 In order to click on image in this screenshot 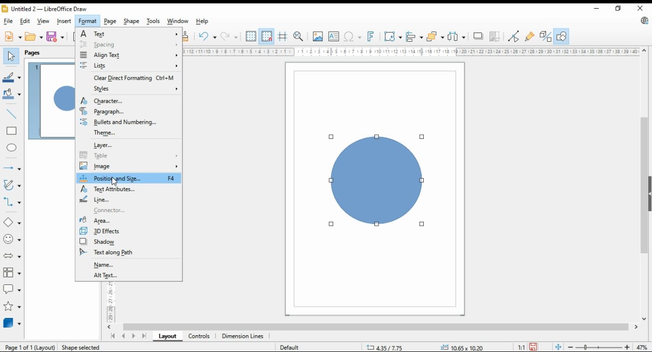, I will do `click(128, 166)`.